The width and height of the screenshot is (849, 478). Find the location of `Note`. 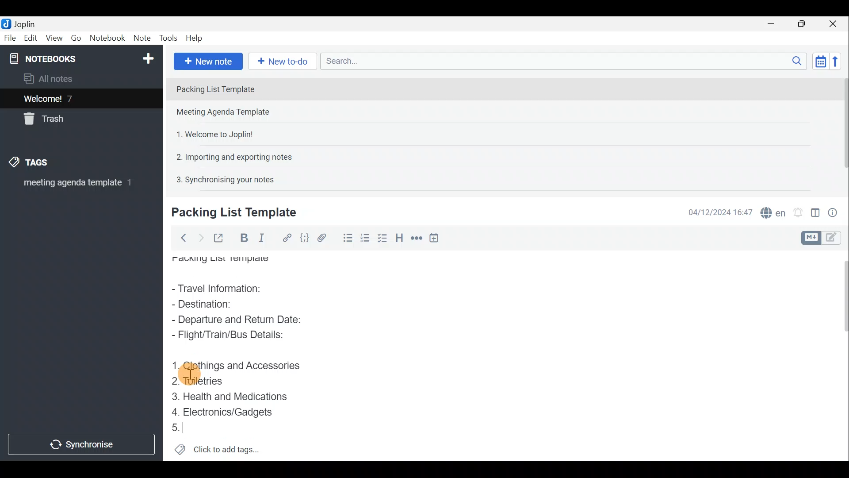

Note is located at coordinates (141, 39).